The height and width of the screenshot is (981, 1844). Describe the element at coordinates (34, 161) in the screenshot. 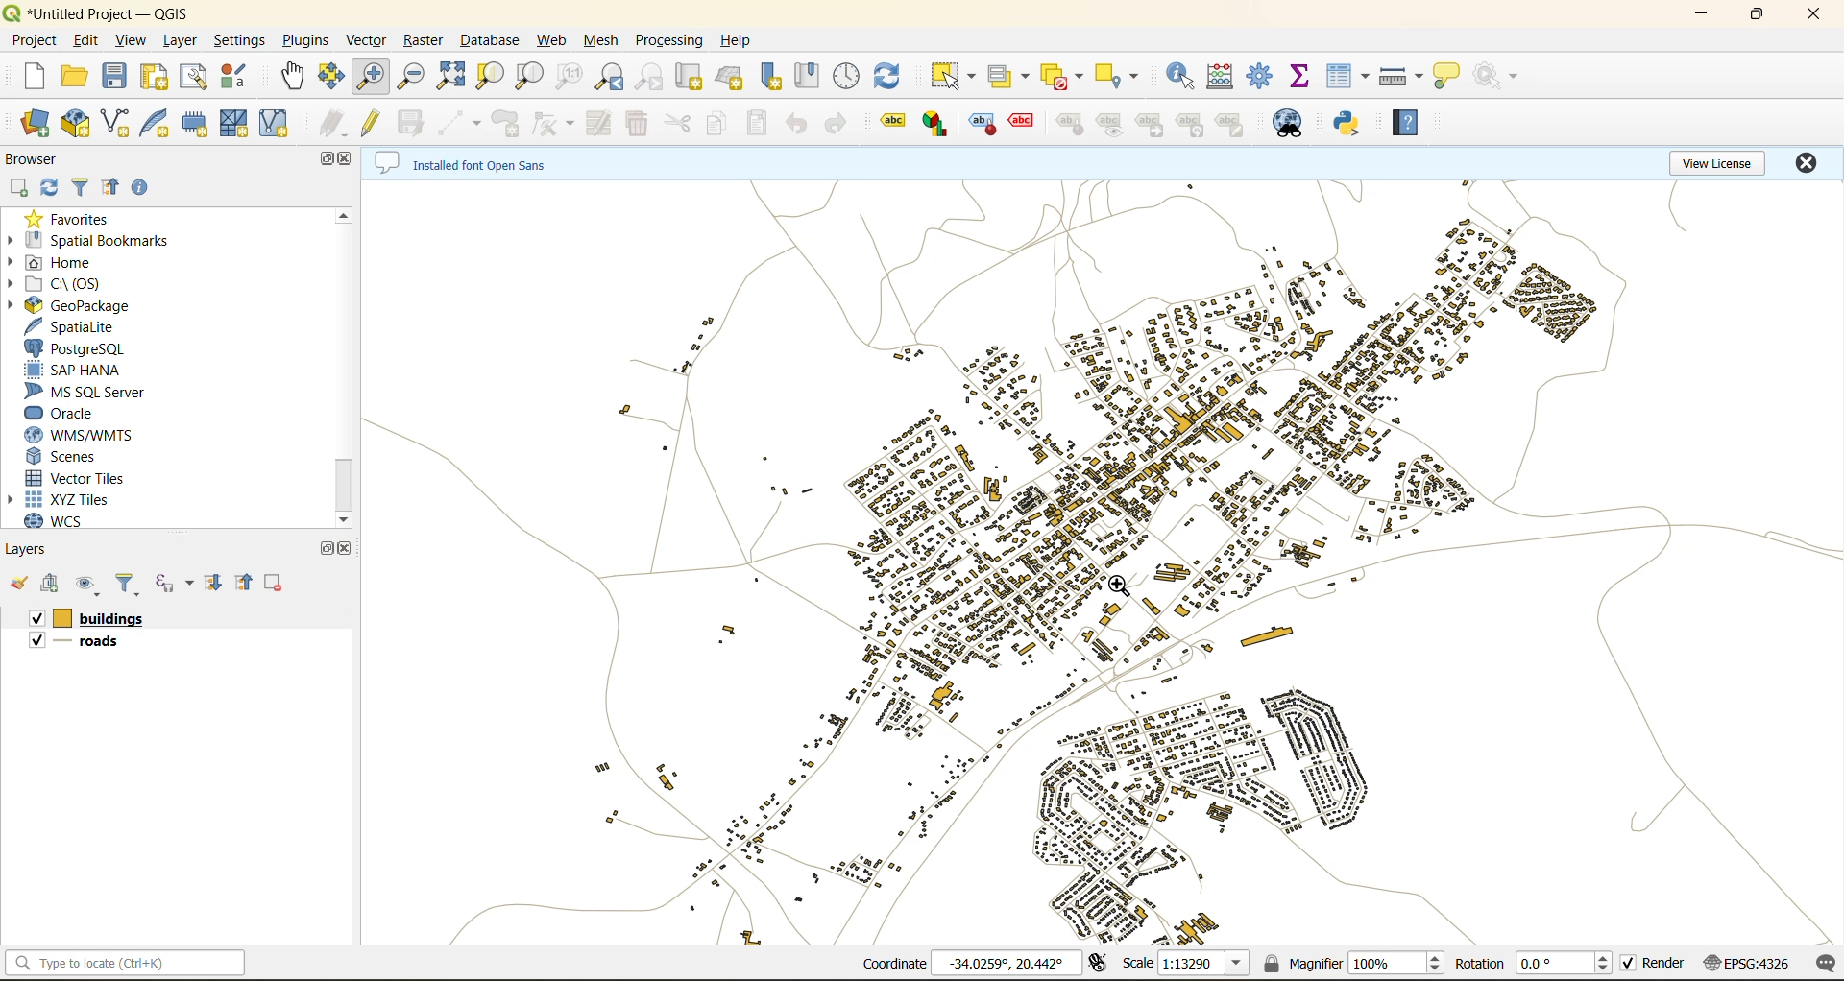

I see `browser` at that location.